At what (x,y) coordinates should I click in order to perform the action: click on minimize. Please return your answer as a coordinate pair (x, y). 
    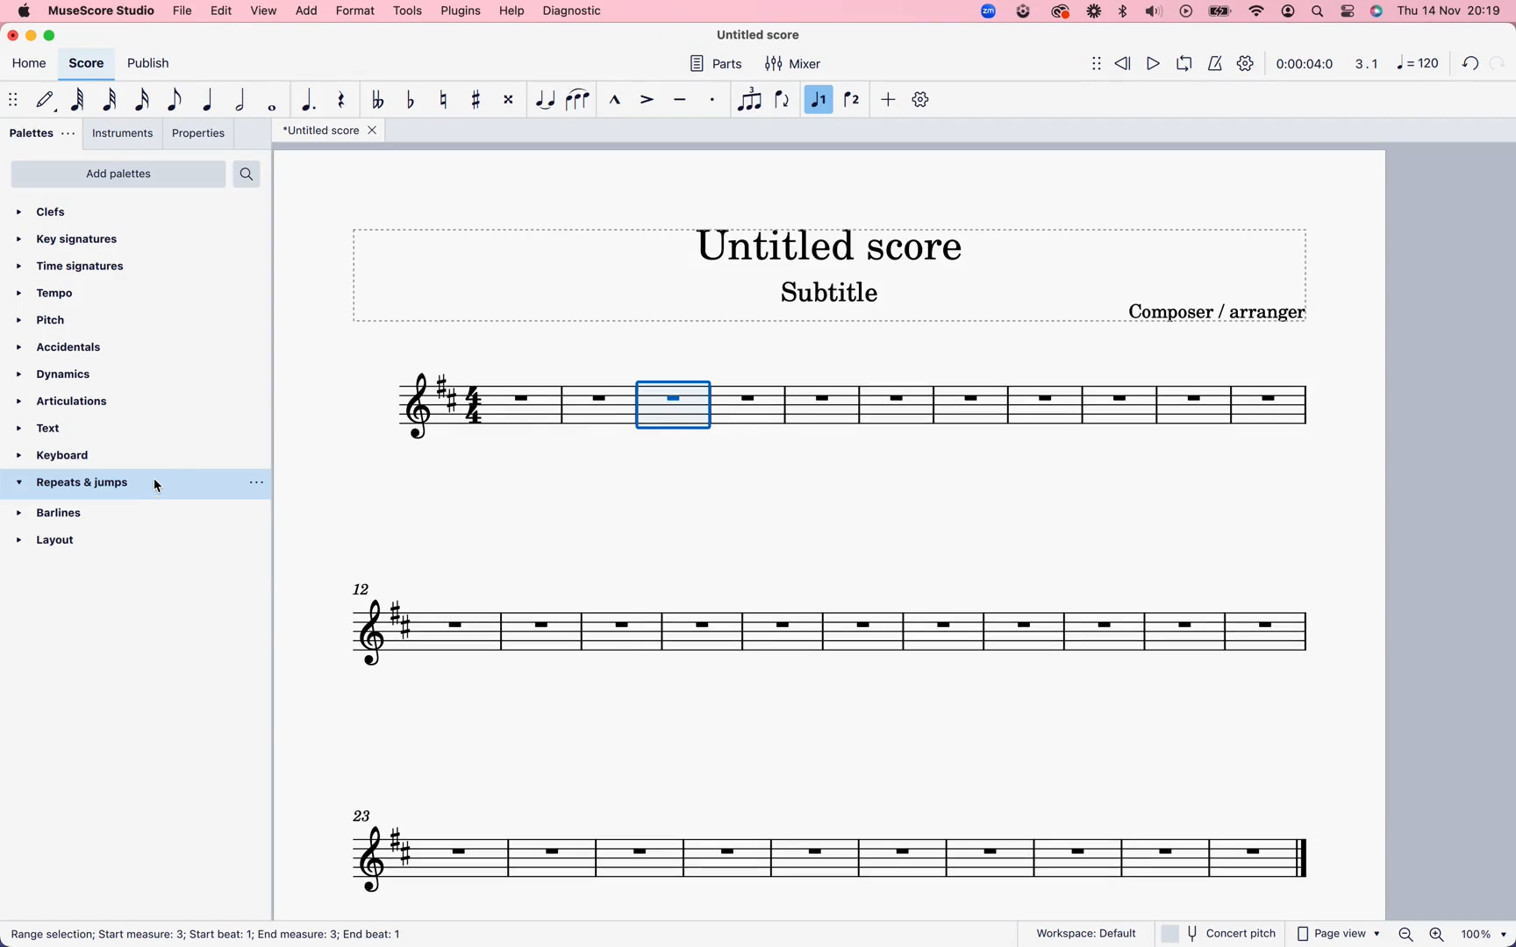
    Looking at the image, I should click on (34, 36).